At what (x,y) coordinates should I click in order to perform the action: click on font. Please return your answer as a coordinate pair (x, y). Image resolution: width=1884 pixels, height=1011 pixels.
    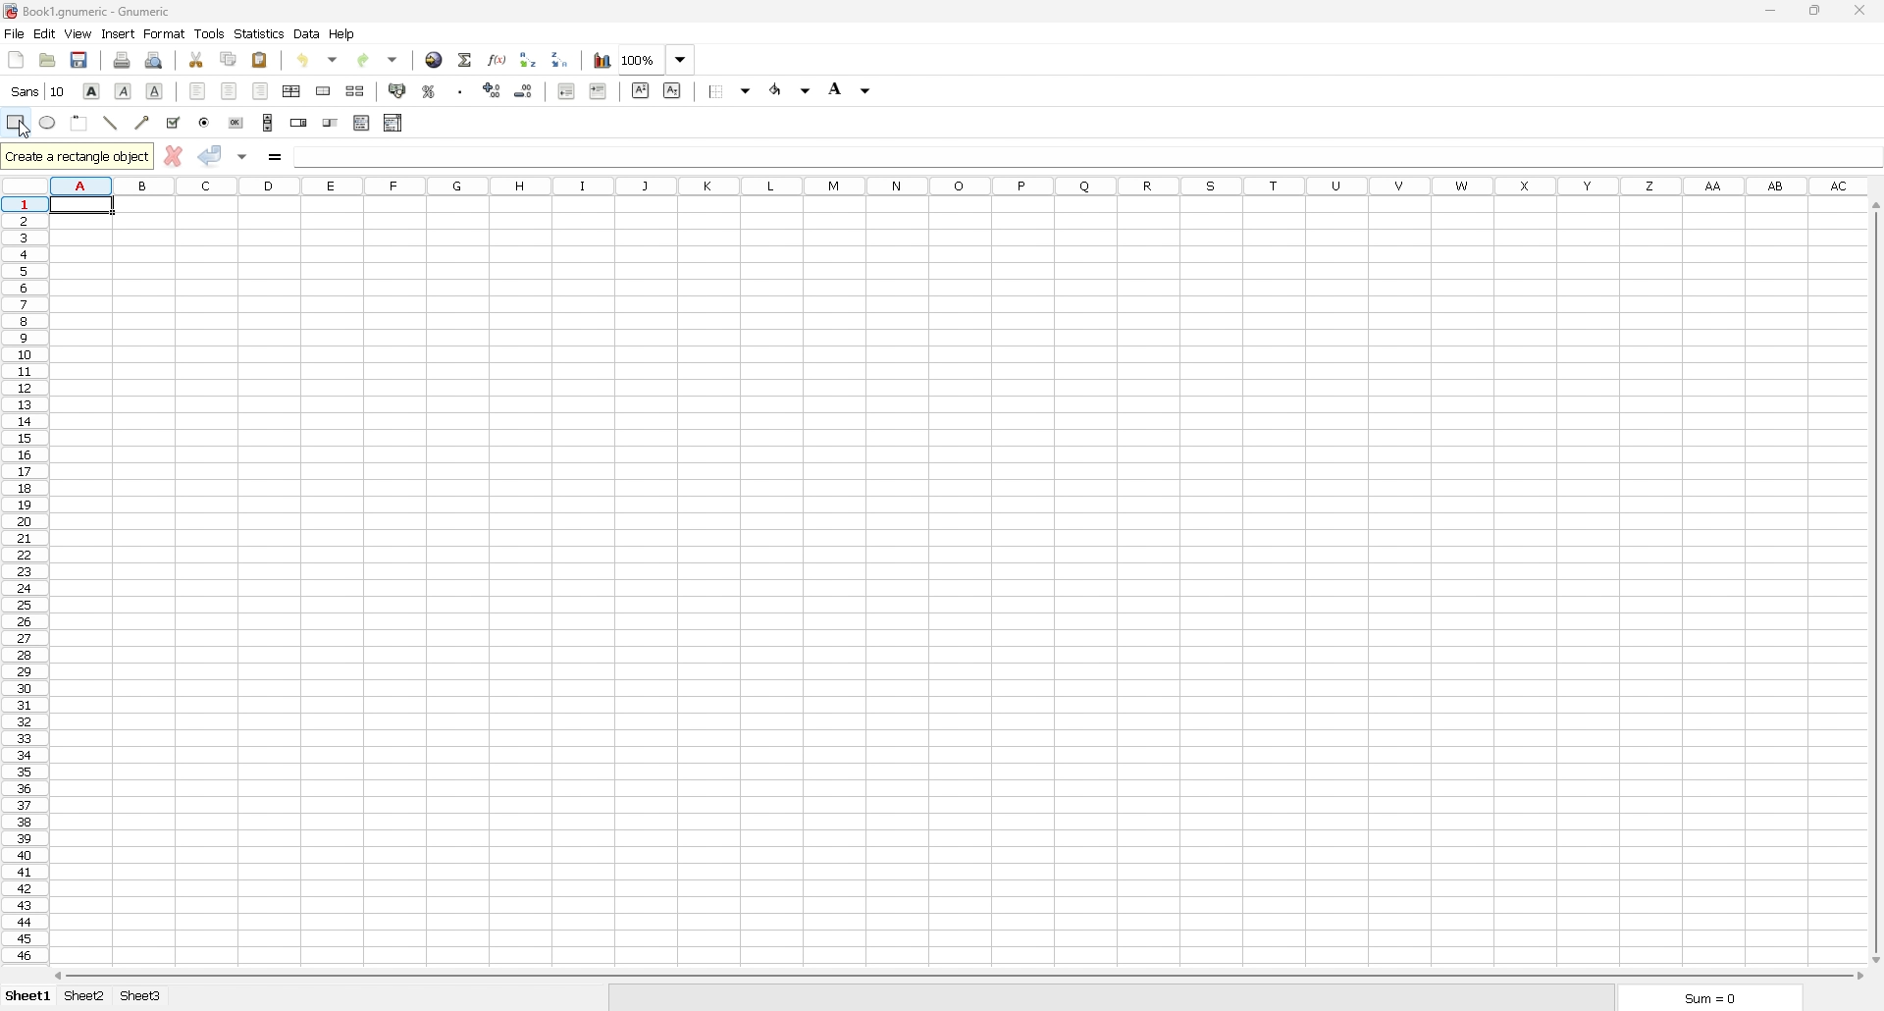
    Looking at the image, I should click on (36, 91).